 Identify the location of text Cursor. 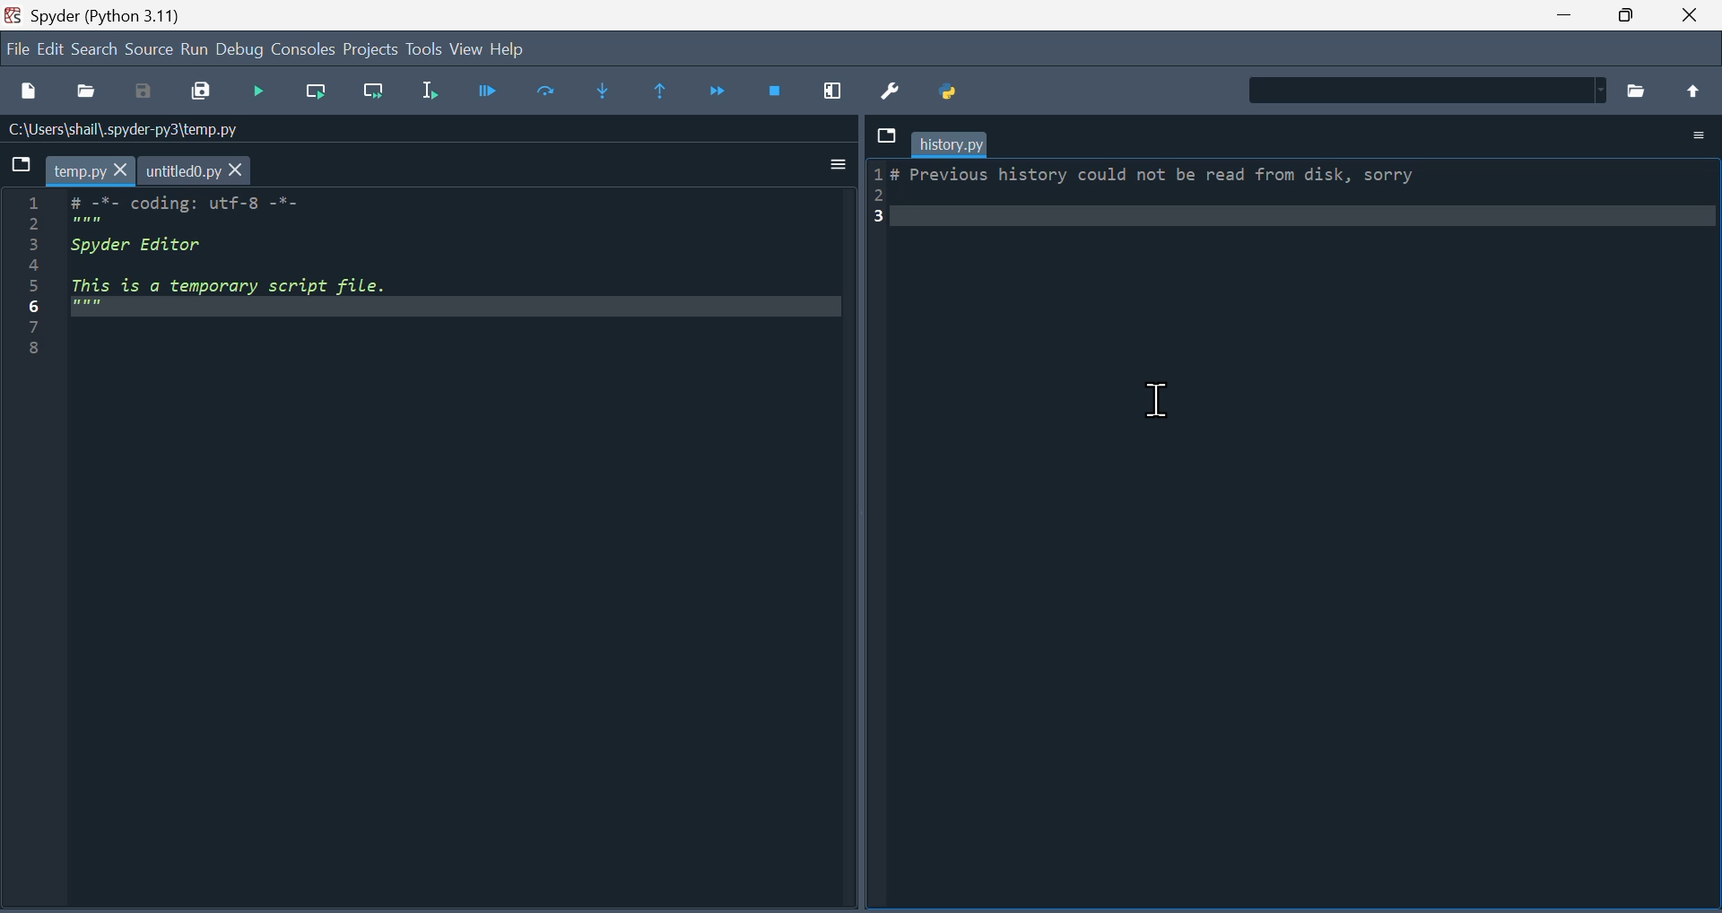
(1157, 400).